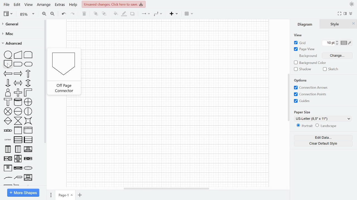 This screenshot has width=357, height=200. I want to click on Shadow, so click(132, 14).